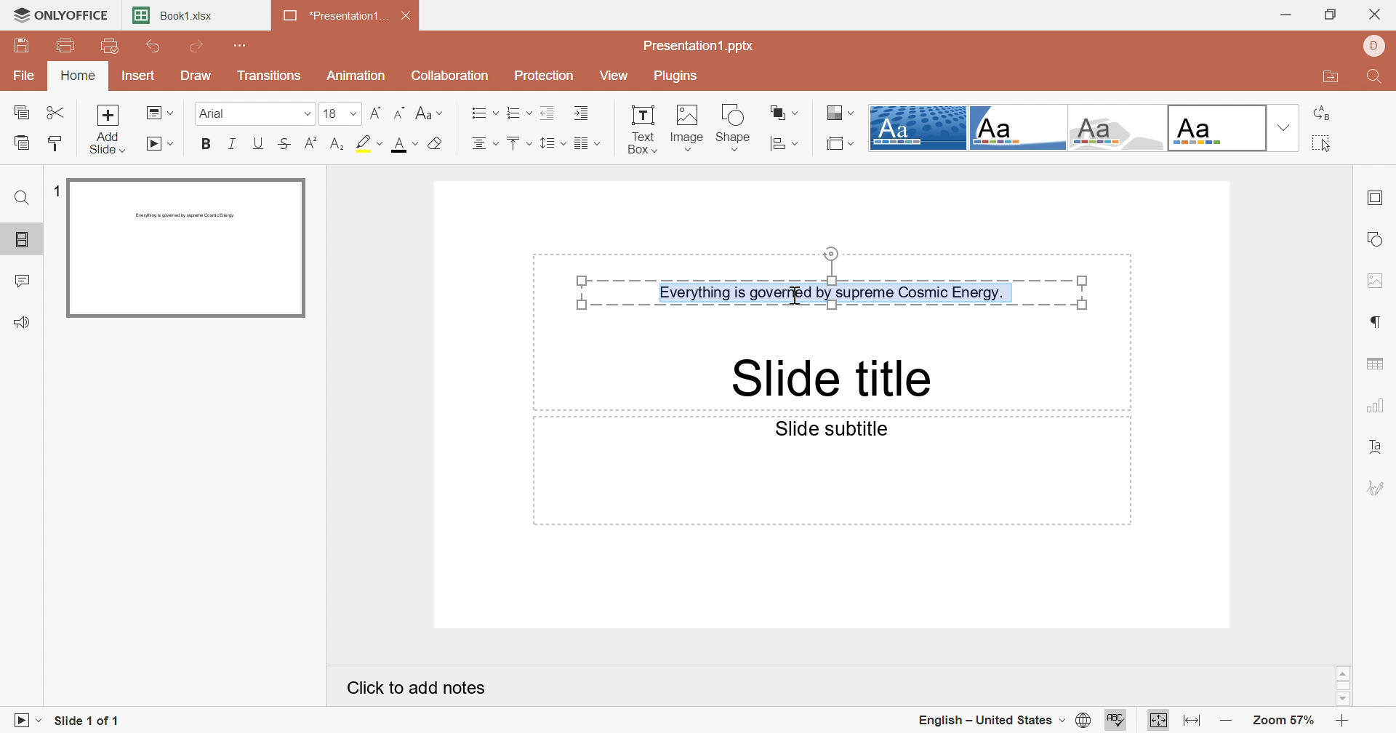  Describe the element at coordinates (687, 127) in the screenshot. I see `Image` at that location.